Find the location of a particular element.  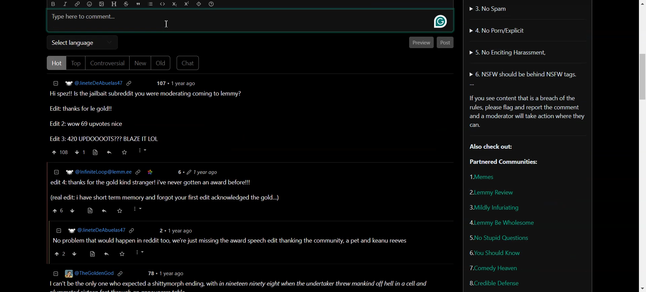

6+ 2 1vear ago is located at coordinates (203, 172).